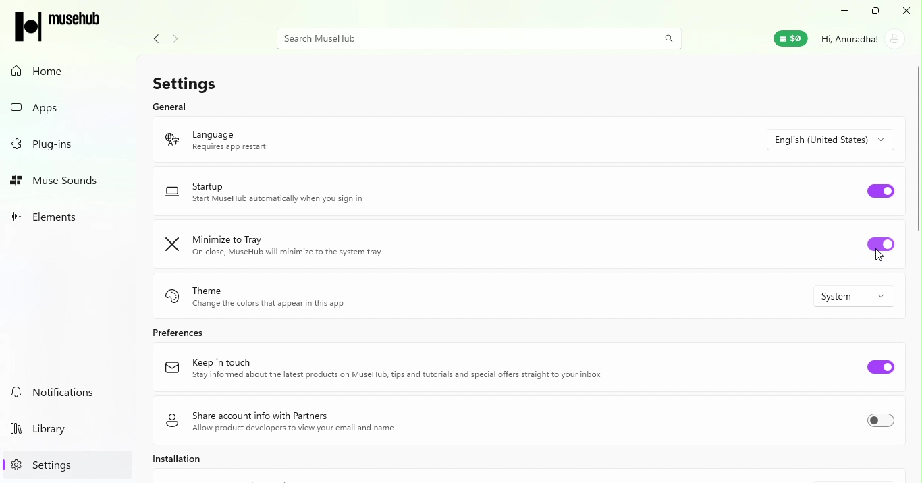  I want to click on Toggle, so click(885, 420).